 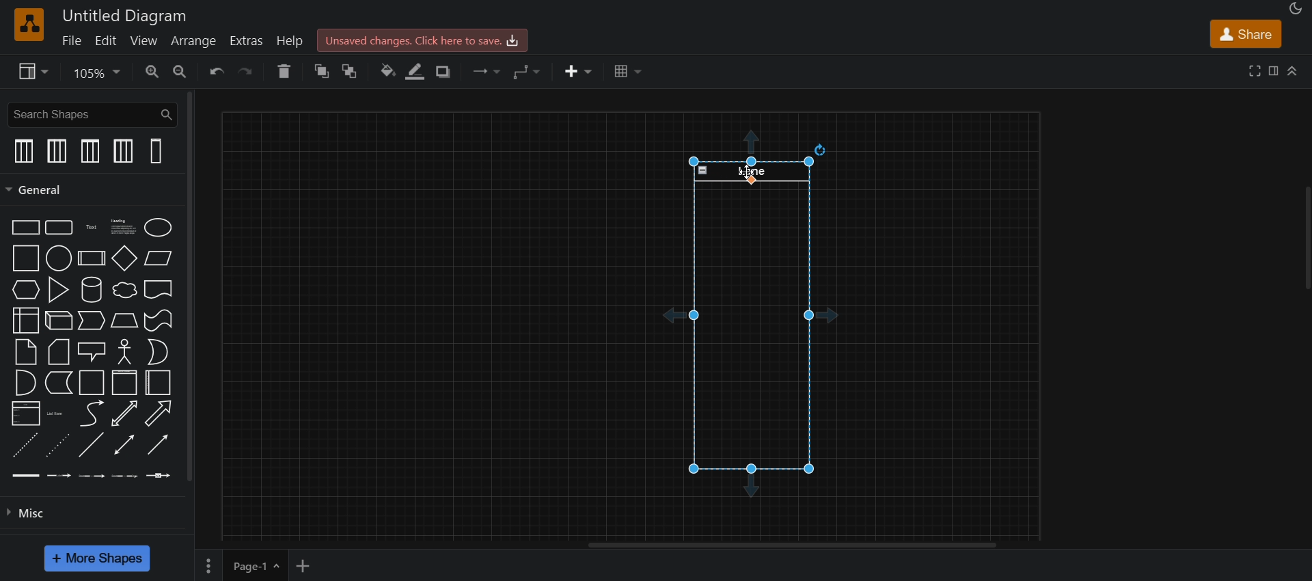 What do you see at coordinates (91, 113) in the screenshot?
I see `search shapes` at bounding box center [91, 113].